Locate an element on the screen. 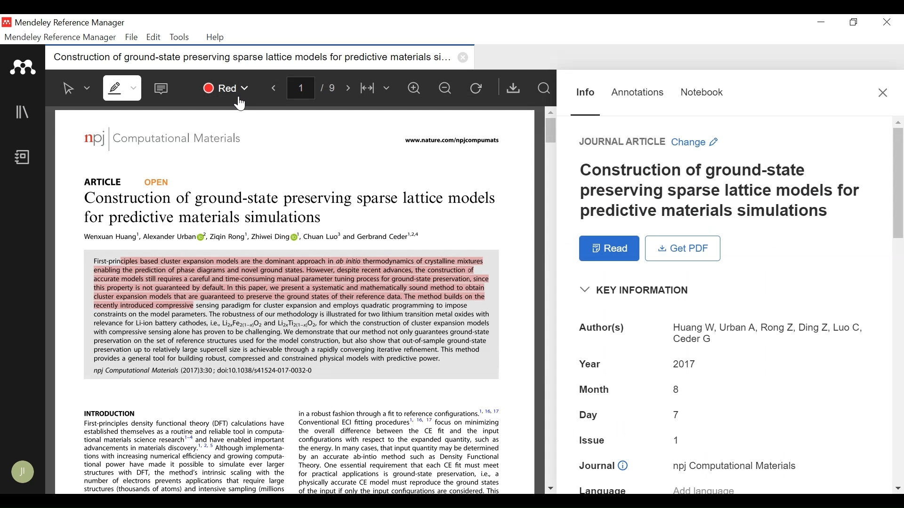 The image size is (904, 508). Zoom in is located at coordinates (413, 87).